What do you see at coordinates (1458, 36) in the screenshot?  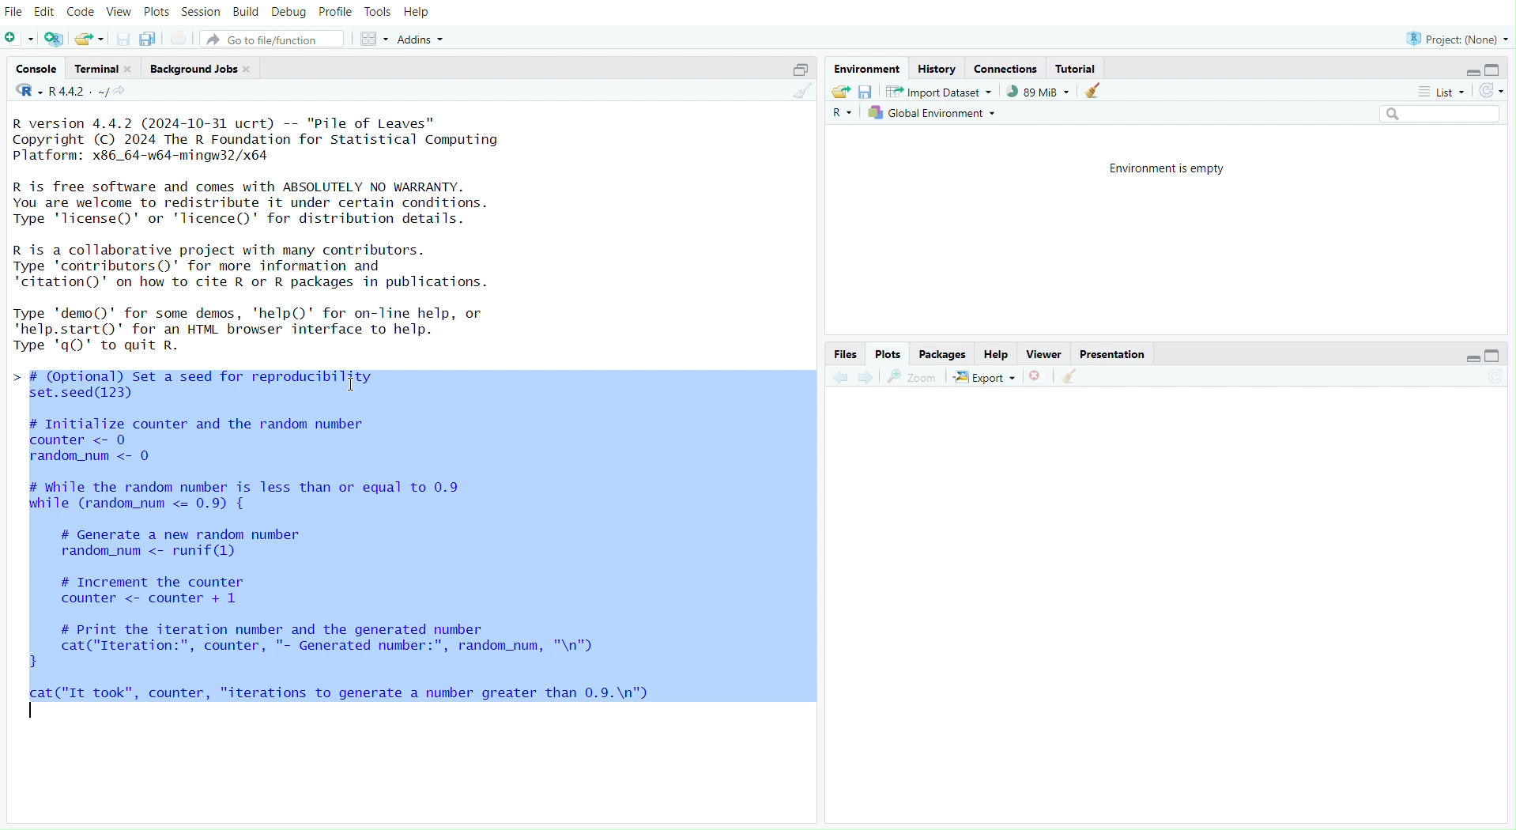 I see `Progress (None)` at bounding box center [1458, 36].